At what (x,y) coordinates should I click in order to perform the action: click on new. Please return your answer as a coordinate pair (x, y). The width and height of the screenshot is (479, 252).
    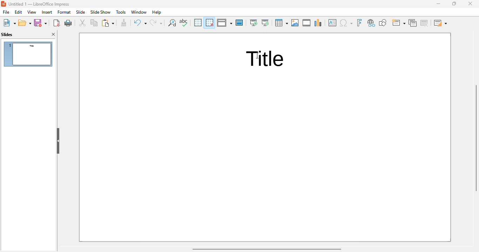
    Looking at the image, I should click on (9, 23).